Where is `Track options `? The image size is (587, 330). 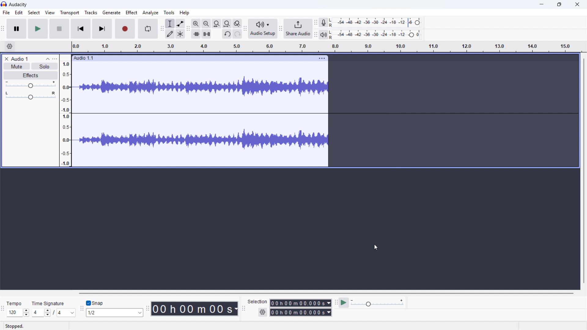
Track options  is located at coordinates (322, 58).